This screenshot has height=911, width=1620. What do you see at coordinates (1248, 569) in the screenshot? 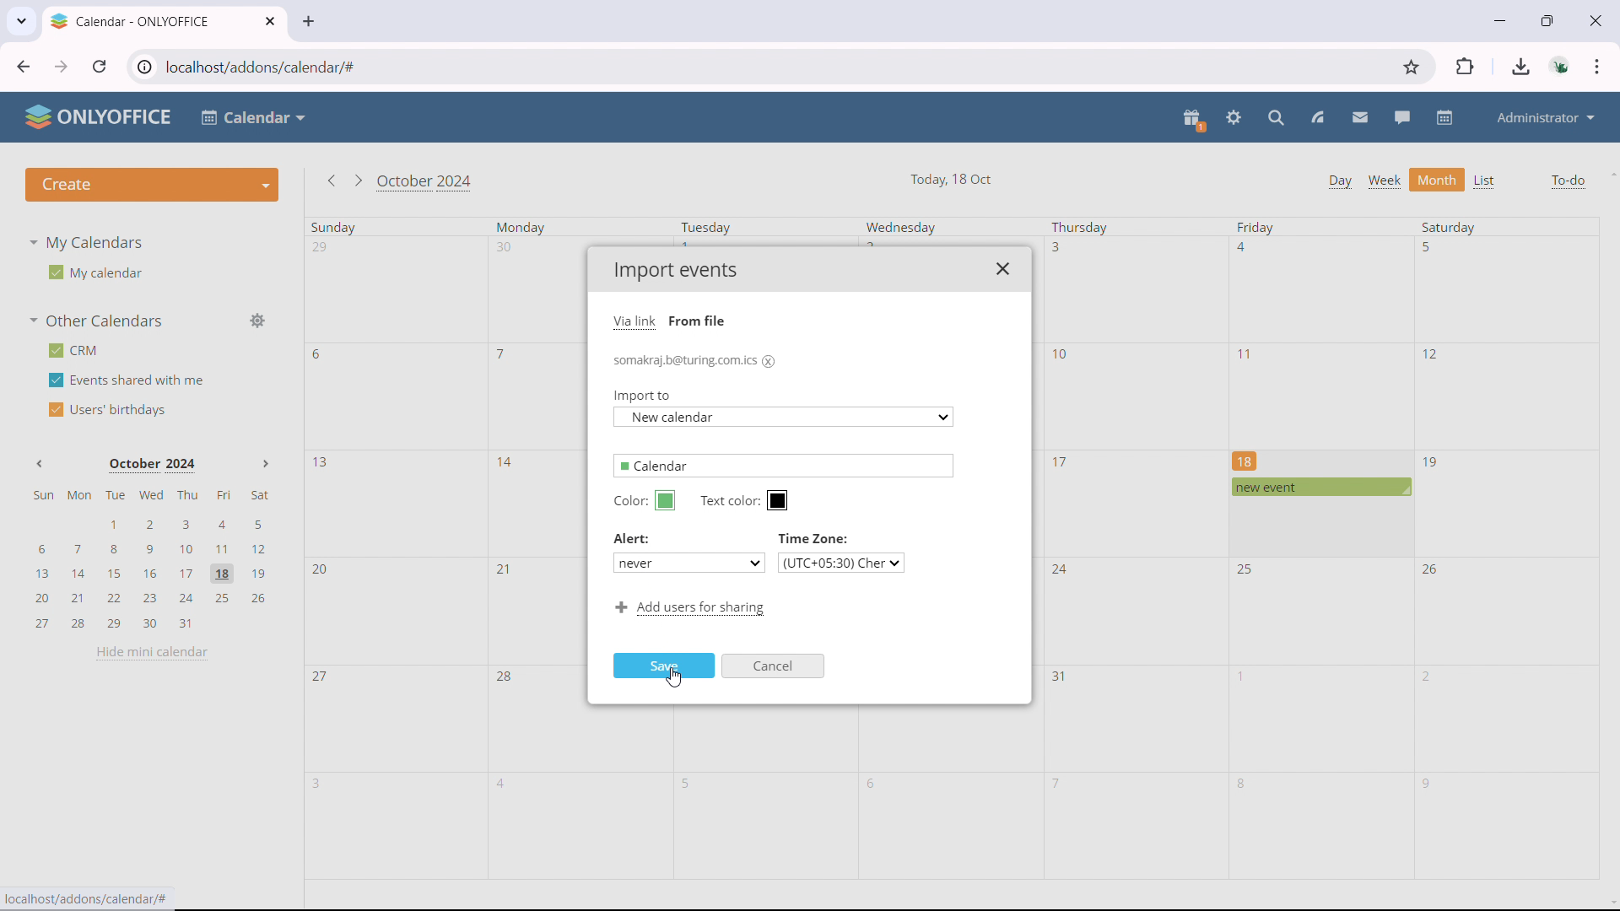
I see `25` at bounding box center [1248, 569].